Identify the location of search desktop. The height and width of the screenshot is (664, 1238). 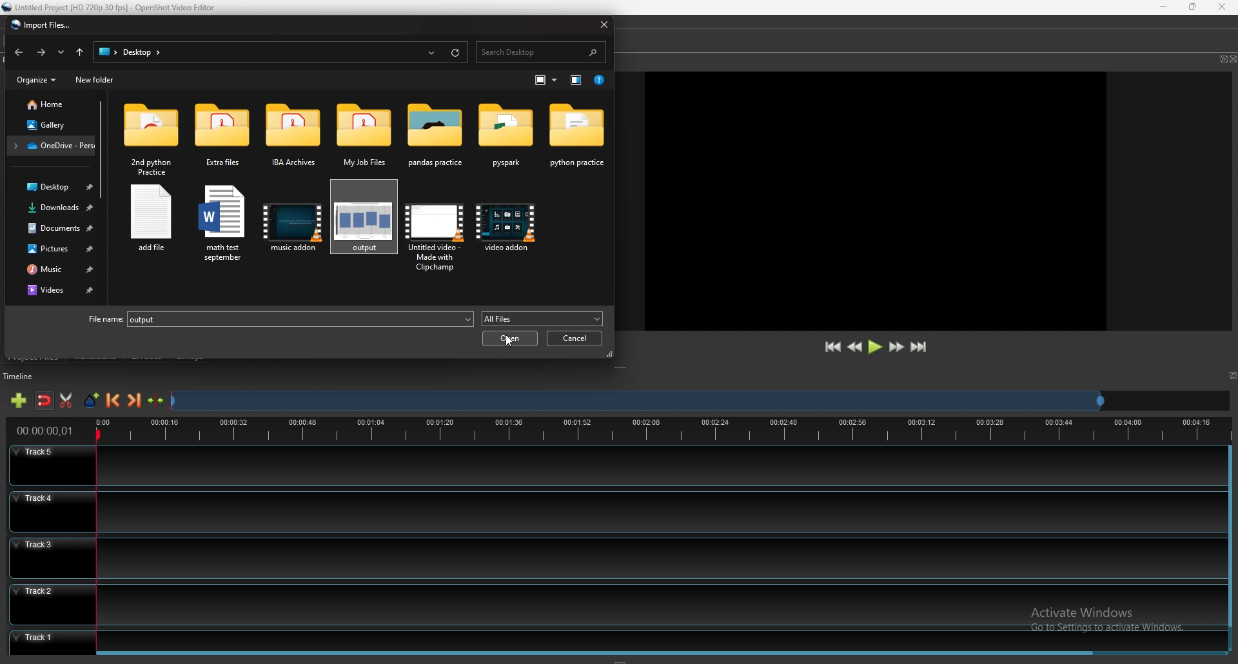
(542, 53).